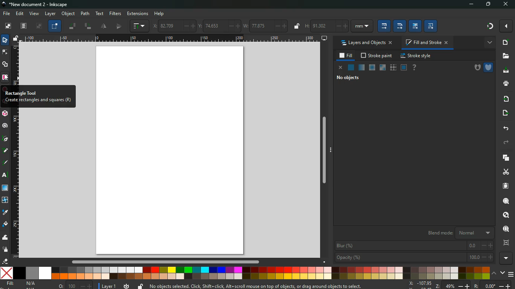  Describe the element at coordinates (506, 243) in the screenshot. I see `frame` at that location.